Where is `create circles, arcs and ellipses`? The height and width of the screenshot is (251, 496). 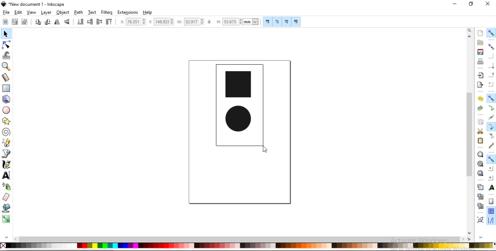 create circles, arcs and ellipses is located at coordinates (7, 110).